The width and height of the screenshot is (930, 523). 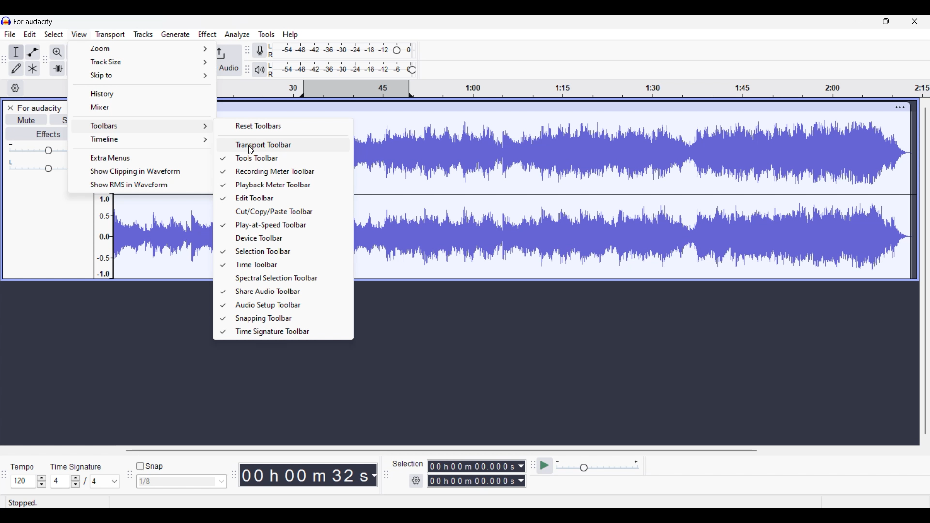 I want to click on Analyze menu, so click(x=237, y=35).